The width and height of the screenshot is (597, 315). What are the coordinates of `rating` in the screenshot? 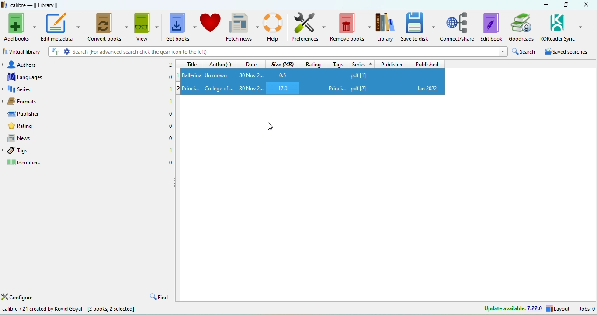 It's located at (35, 125).